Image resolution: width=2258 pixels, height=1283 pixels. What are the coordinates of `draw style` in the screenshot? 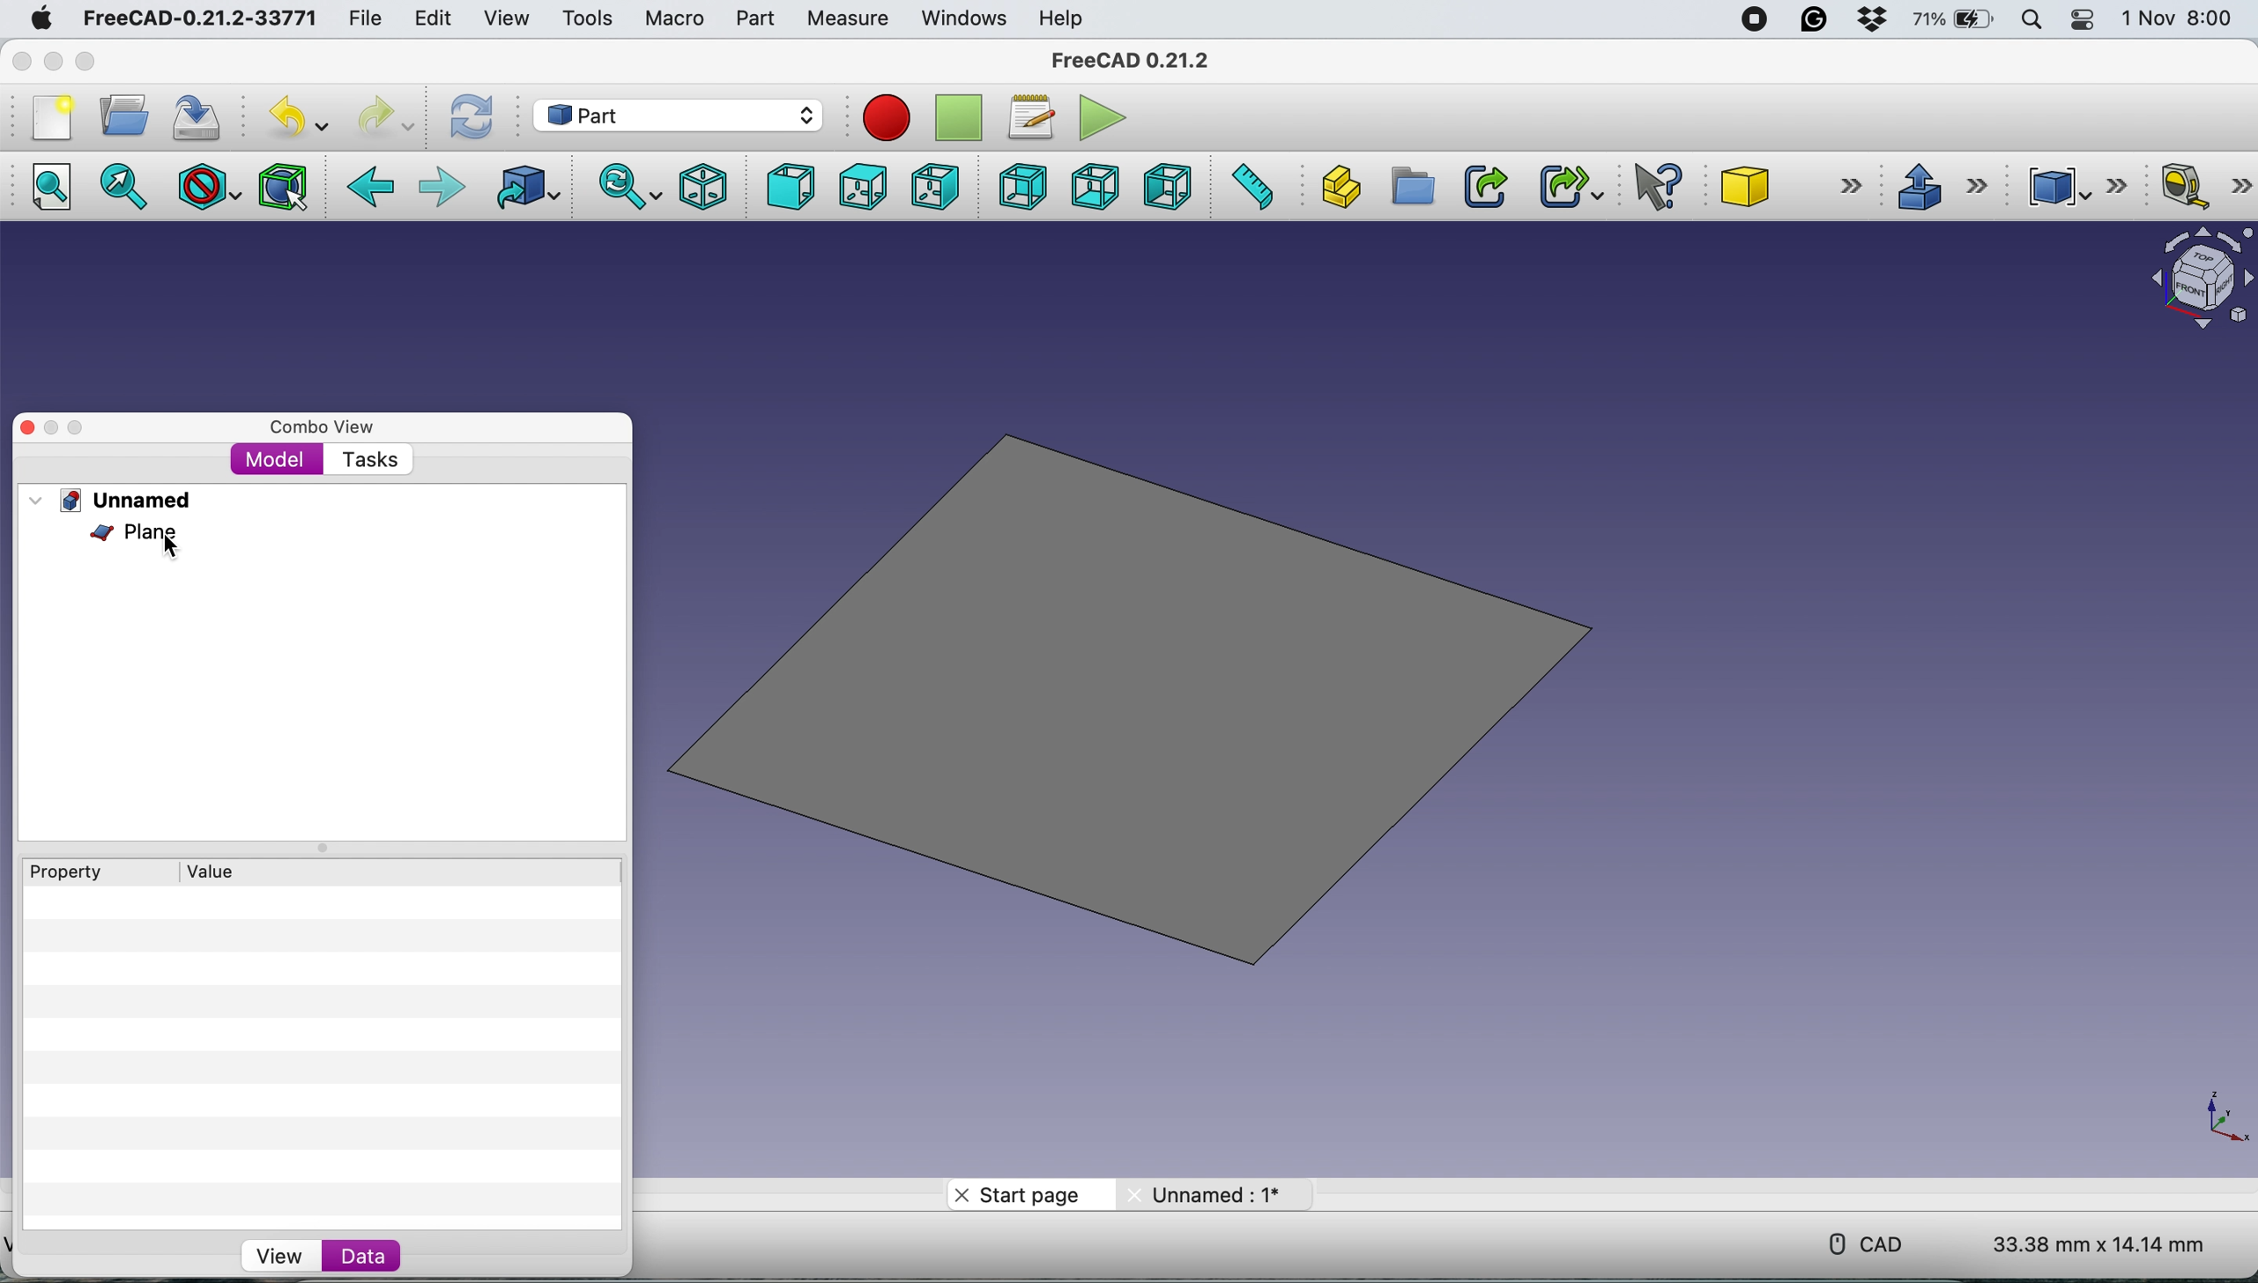 It's located at (206, 188).